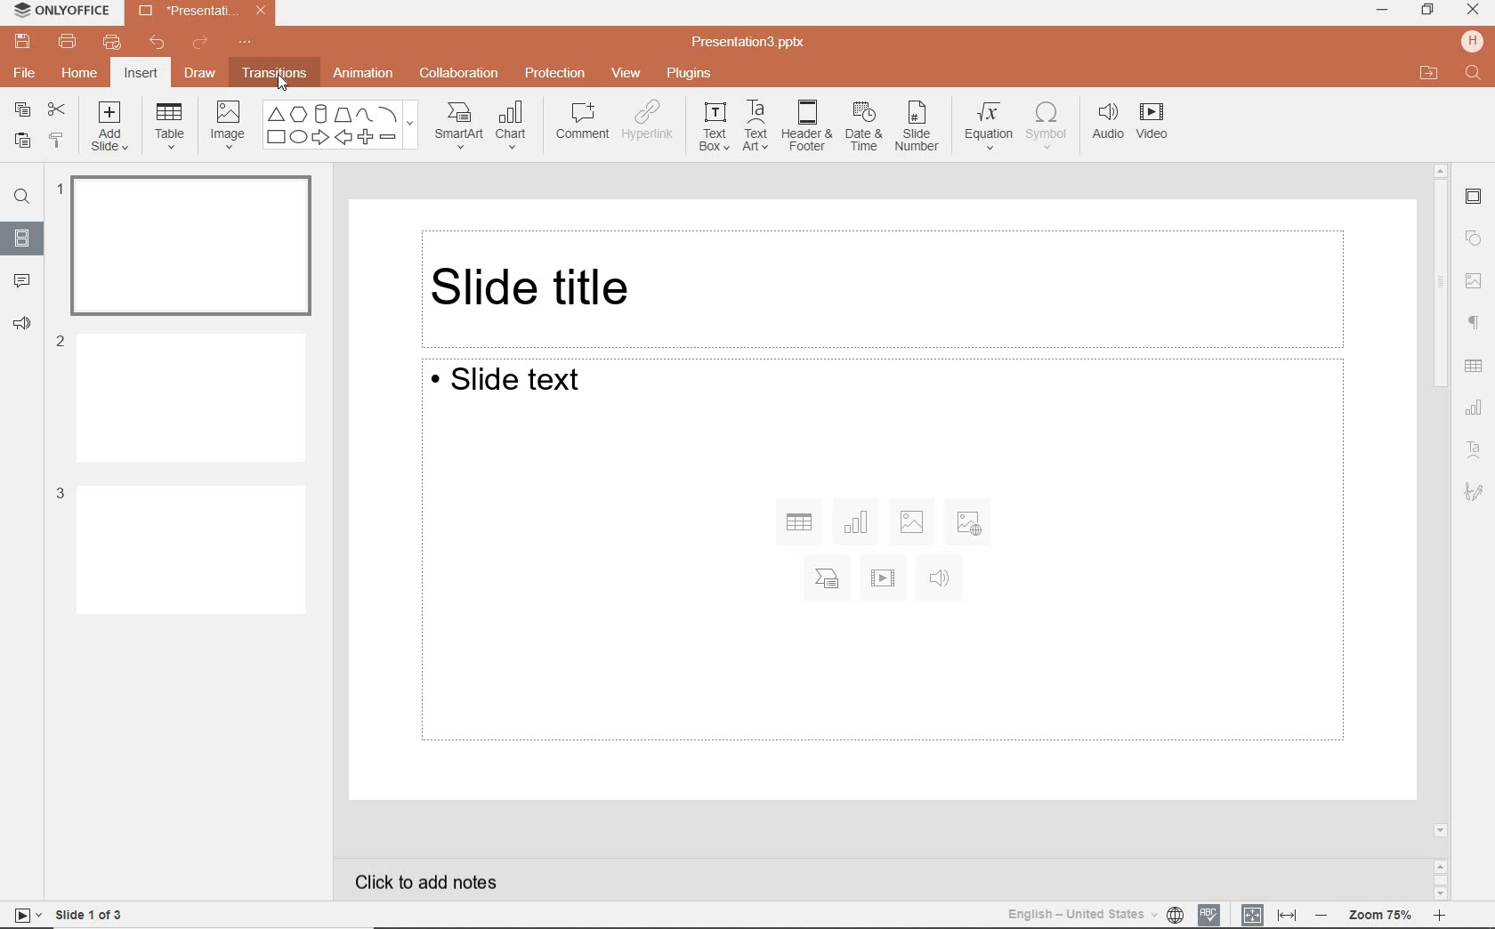  Describe the element at coordinates (23, 280) in the screenshot. I see `comment` at that location.